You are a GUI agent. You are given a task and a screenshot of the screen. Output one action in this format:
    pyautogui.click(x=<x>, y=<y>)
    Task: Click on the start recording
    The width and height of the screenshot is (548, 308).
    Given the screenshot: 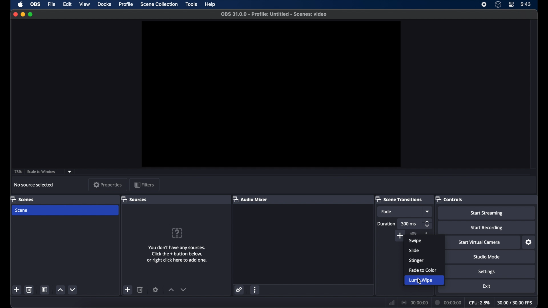 What is the action you would take?
    pyautogui.click(x=488, y=228)
    